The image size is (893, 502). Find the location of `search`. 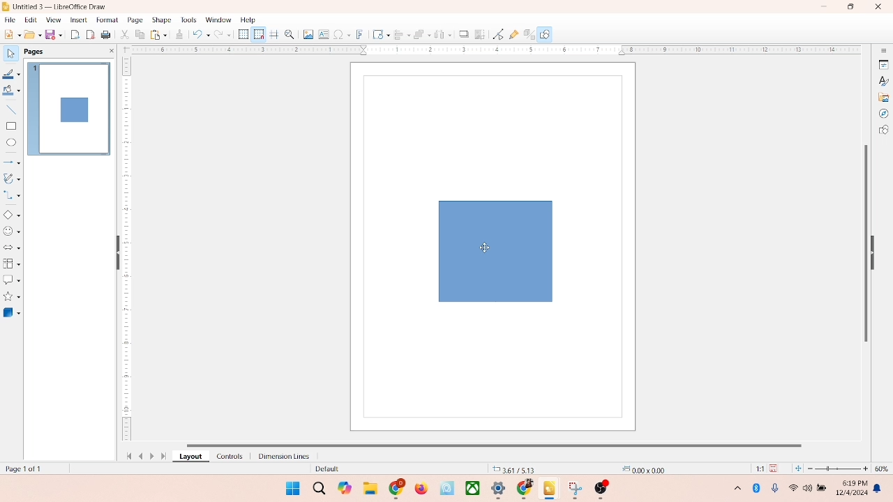

search is located at coordinates (320, 489).